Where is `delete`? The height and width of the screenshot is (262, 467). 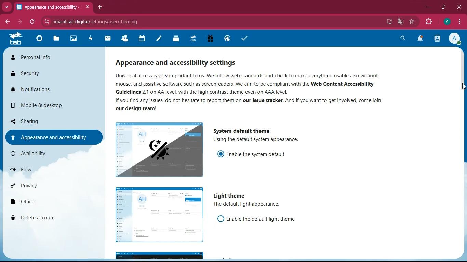
delete is located at coordinates (40, 217).